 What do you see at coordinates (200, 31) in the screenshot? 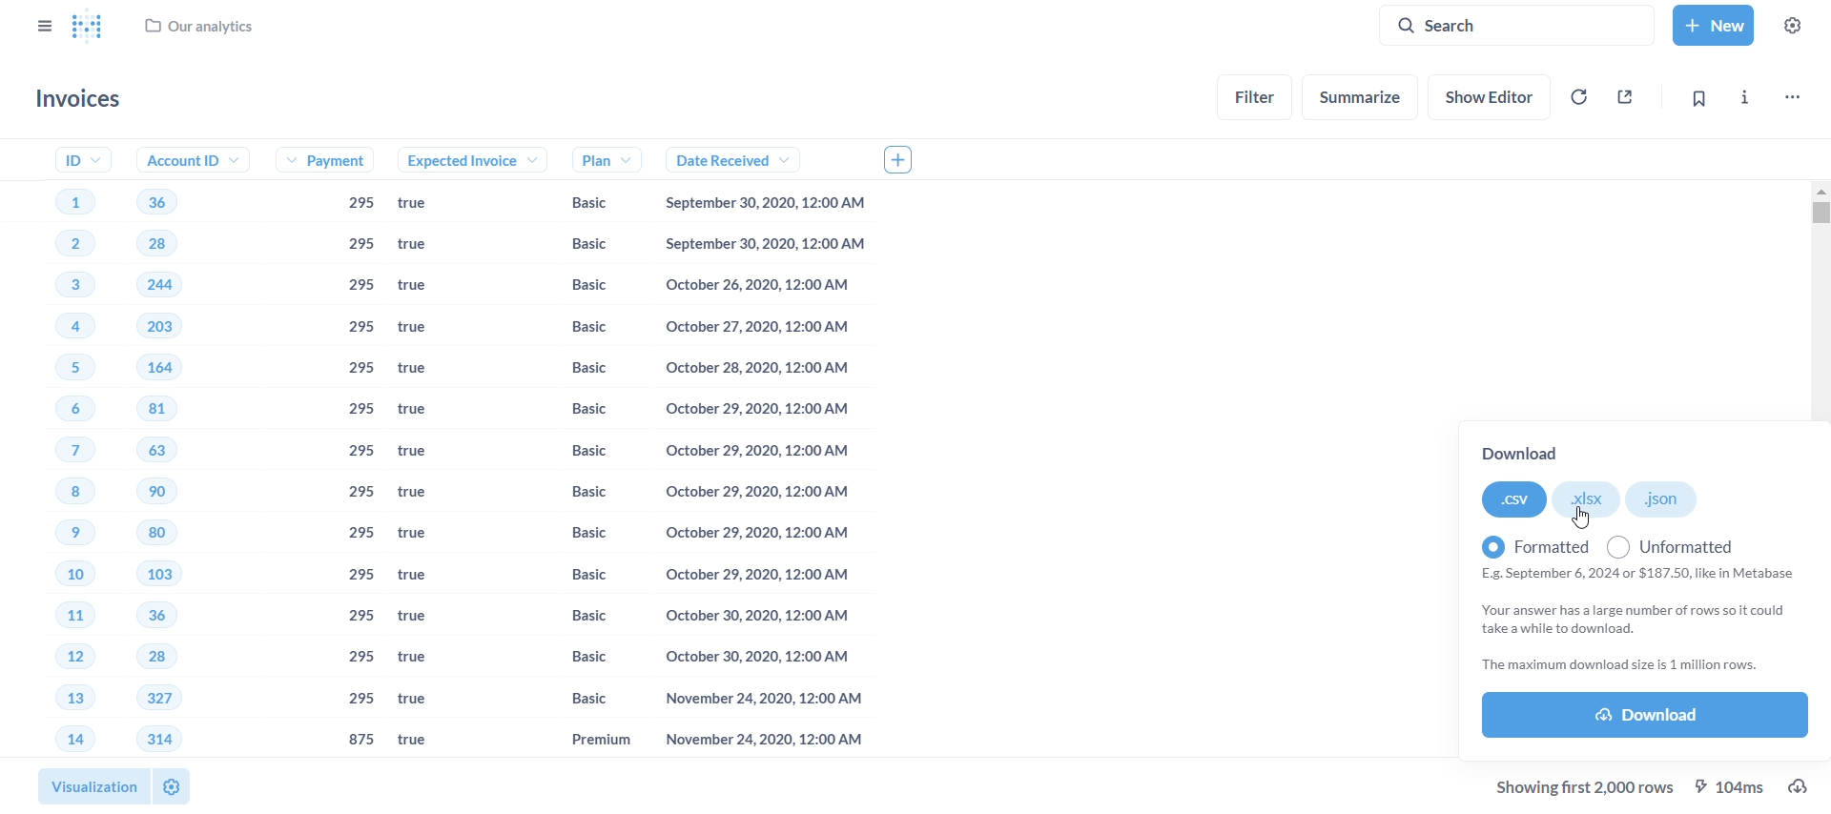
I see `our analytics` at bounding box center [200, 31].